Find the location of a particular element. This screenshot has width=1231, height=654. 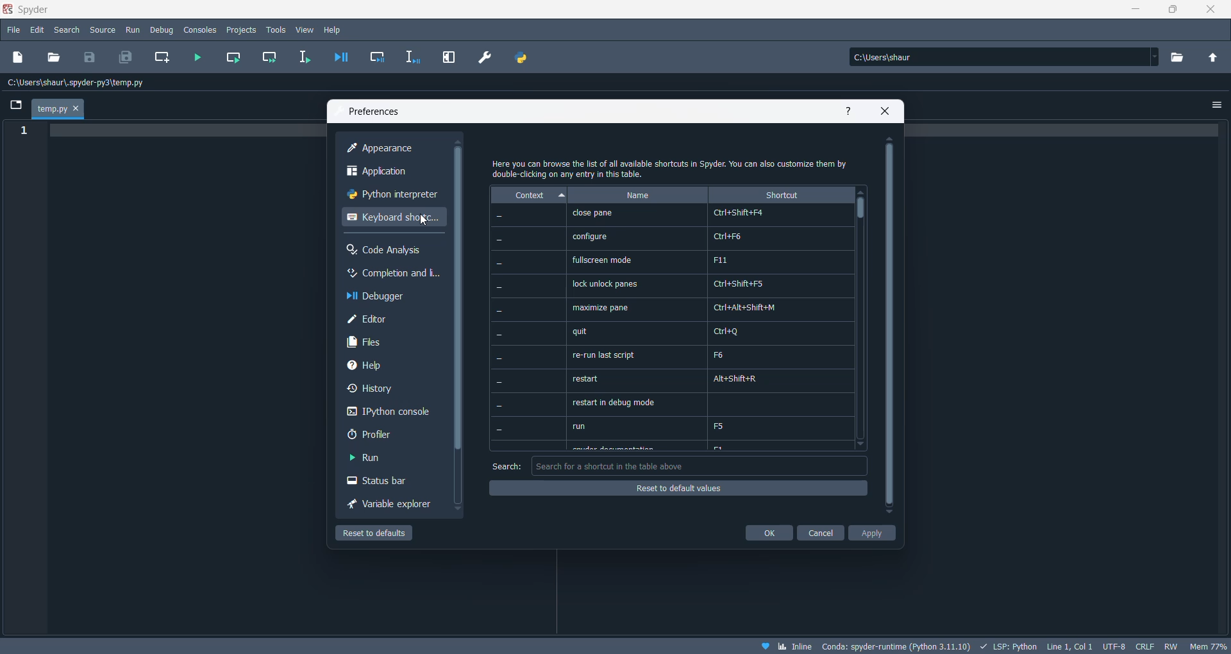

help is located at coordinates (334, 30).